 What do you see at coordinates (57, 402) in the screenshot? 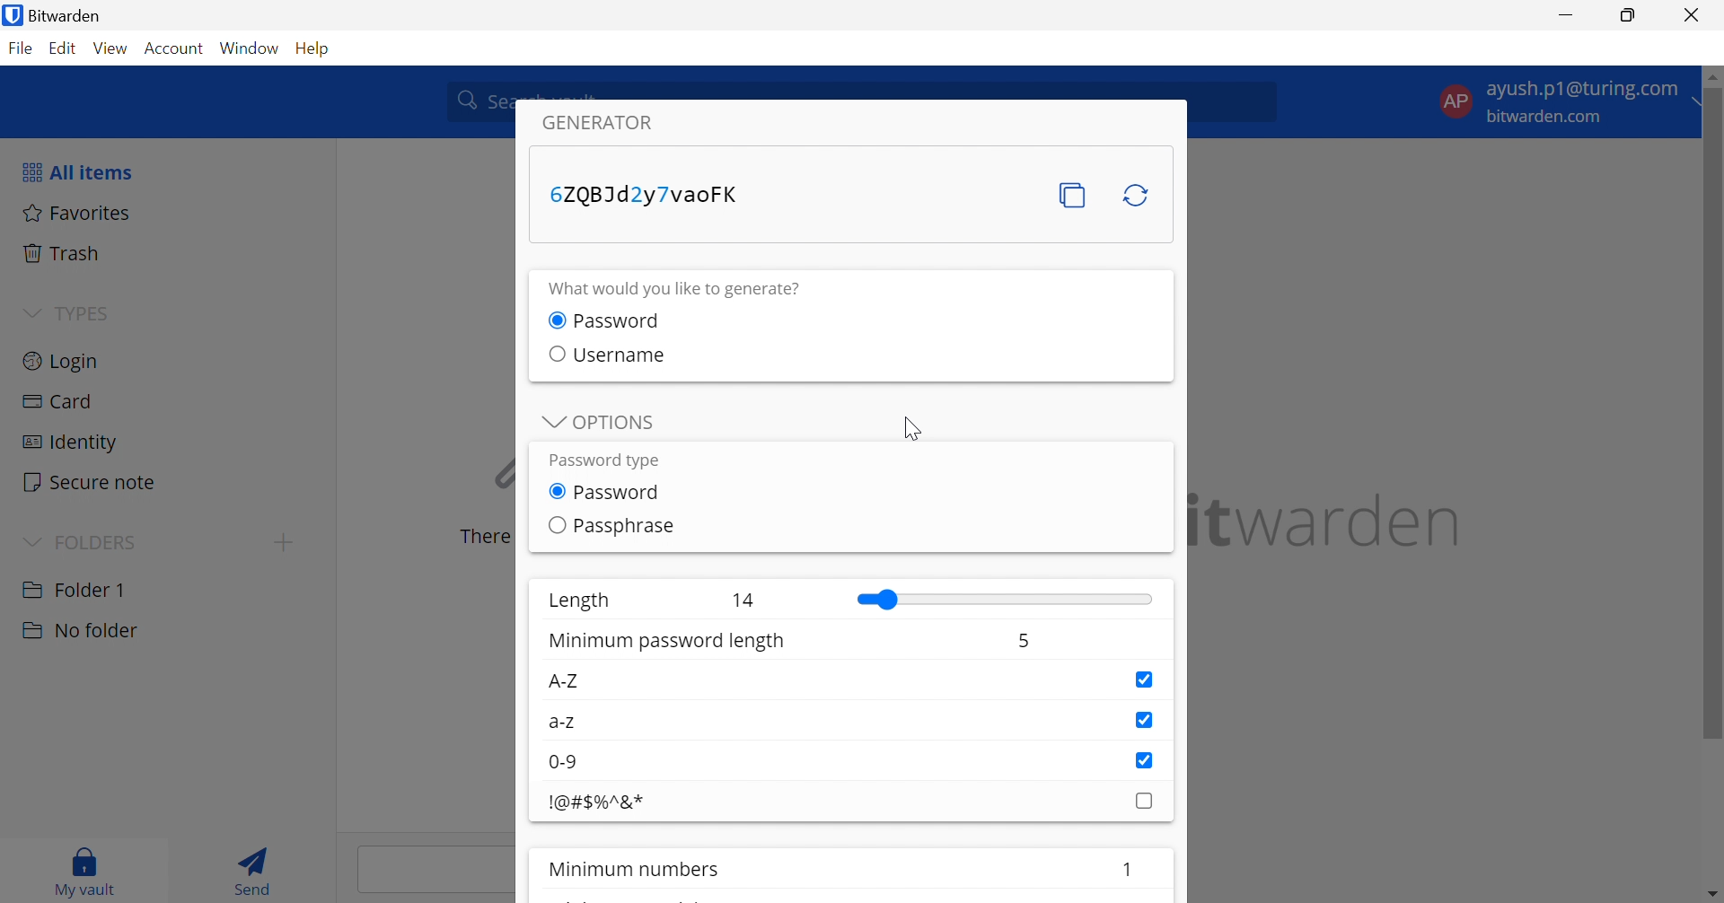
I see `Card` at bounding box center [57, 402].